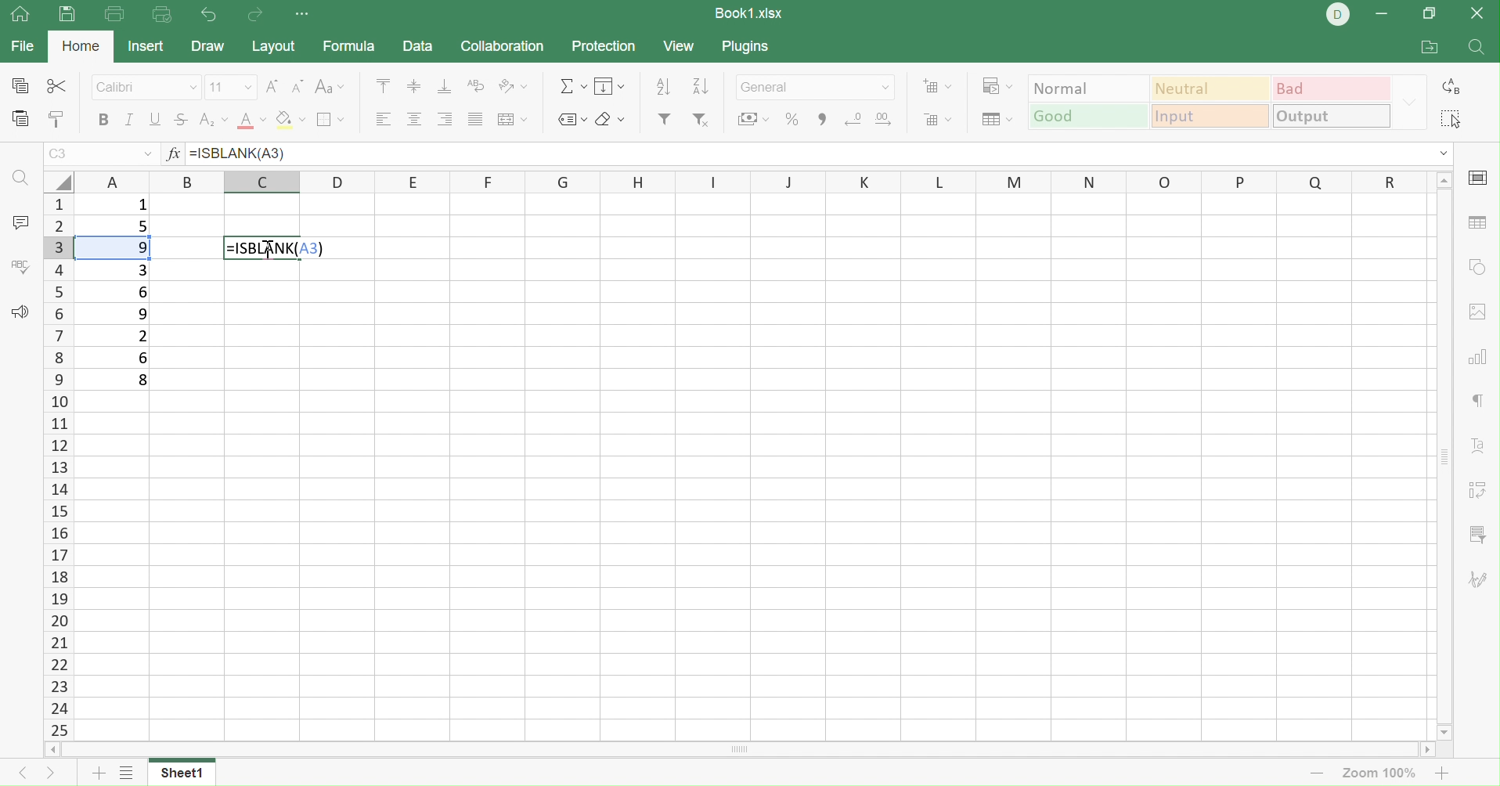  Describe the element at coordinates (1483, 490) in the screenshot. I see `Pivot table settings` at that location.